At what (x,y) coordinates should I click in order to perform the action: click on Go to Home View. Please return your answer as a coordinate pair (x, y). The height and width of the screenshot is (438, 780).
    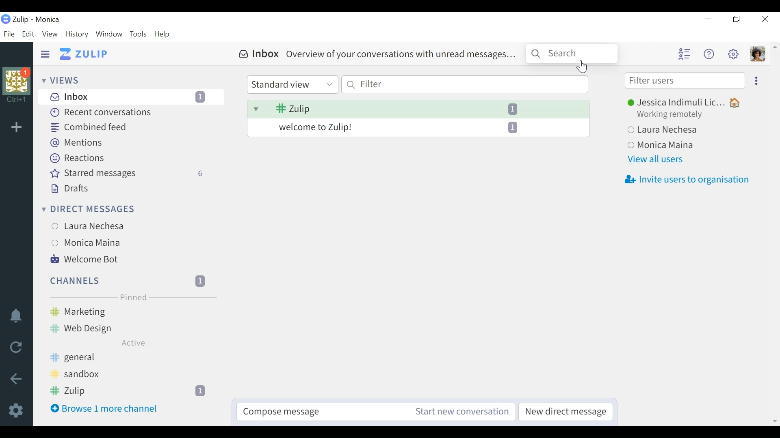
    Looking at the image, I should click on (88, 54).